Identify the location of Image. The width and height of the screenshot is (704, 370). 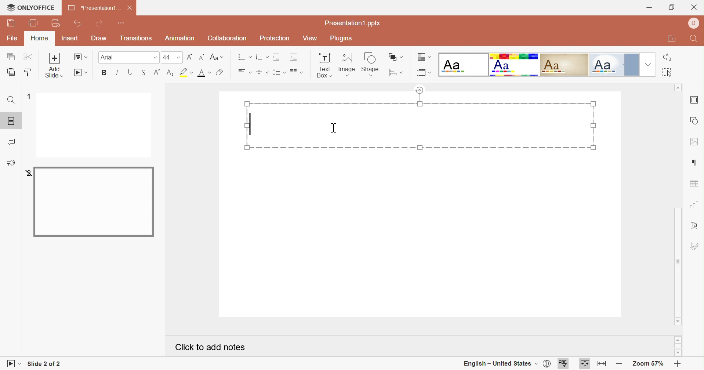
(349, 65).